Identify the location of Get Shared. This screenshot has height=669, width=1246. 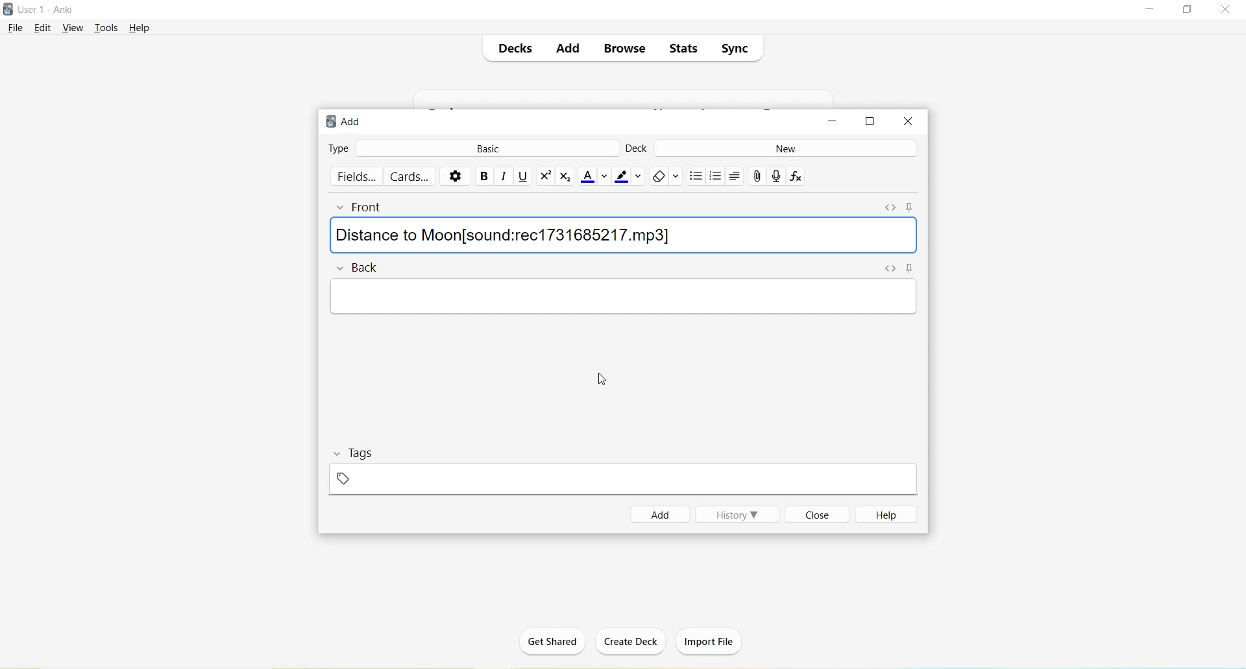
(552, 646).